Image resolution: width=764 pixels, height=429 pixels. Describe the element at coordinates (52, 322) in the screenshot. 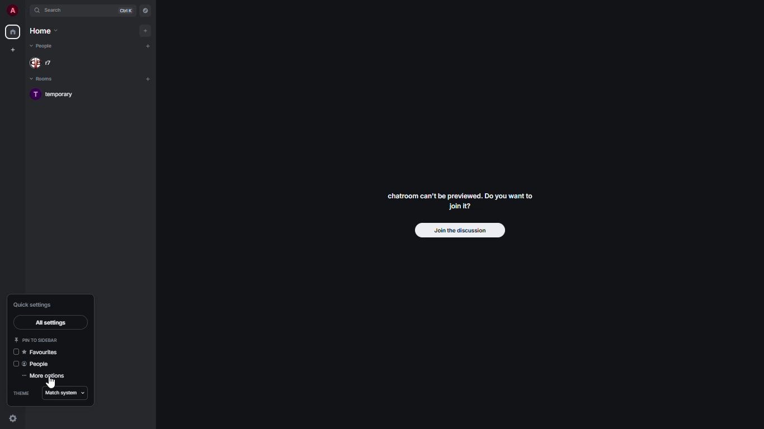

I see `all settings` at that location.